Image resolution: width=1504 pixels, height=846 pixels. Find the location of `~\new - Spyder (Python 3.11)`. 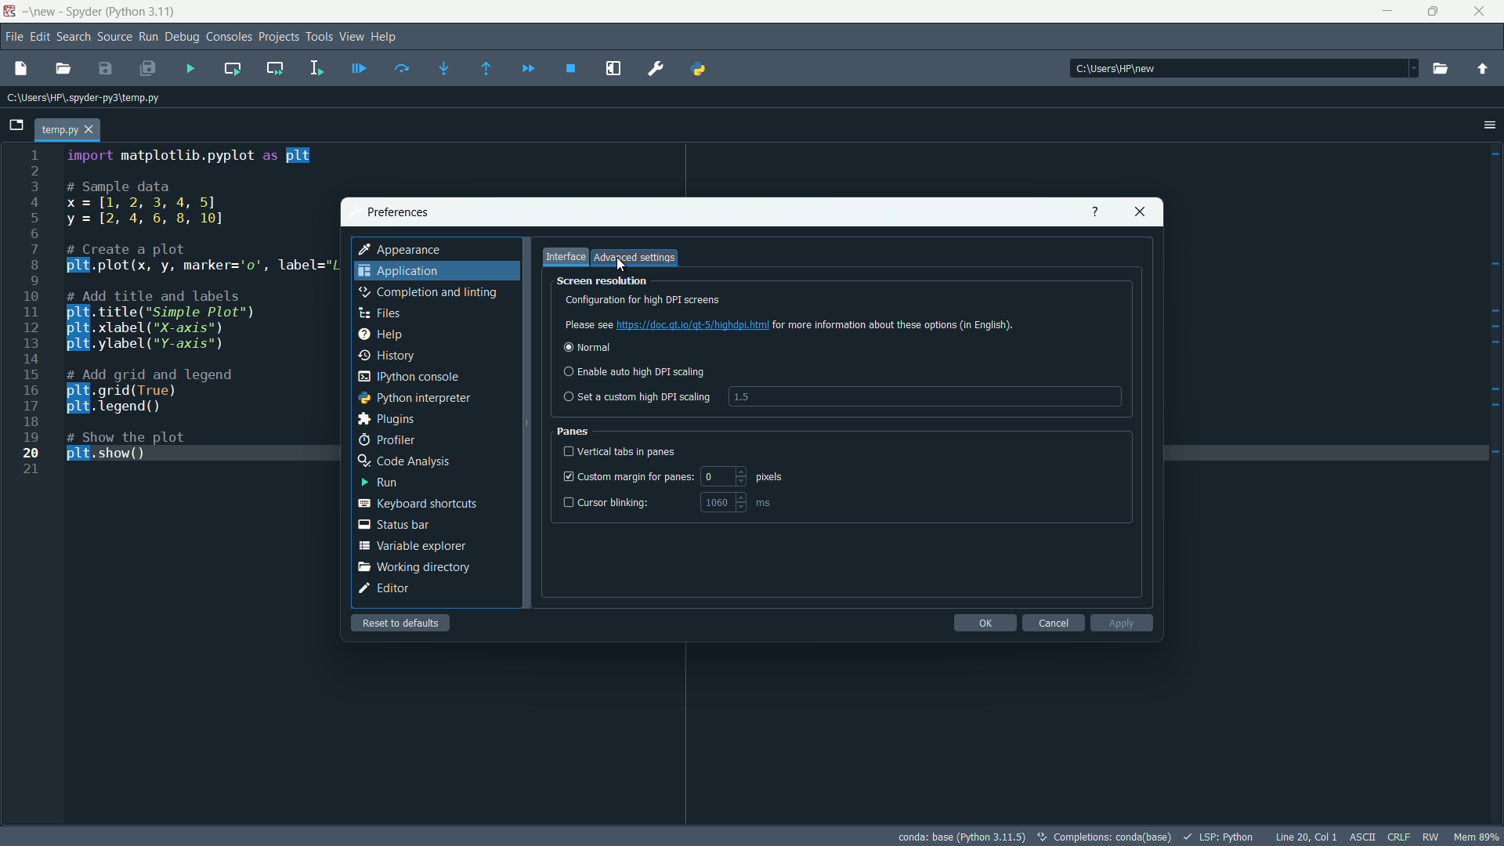

~\new - Spyder (Python 3.11) is located at coordinates (99, 12).